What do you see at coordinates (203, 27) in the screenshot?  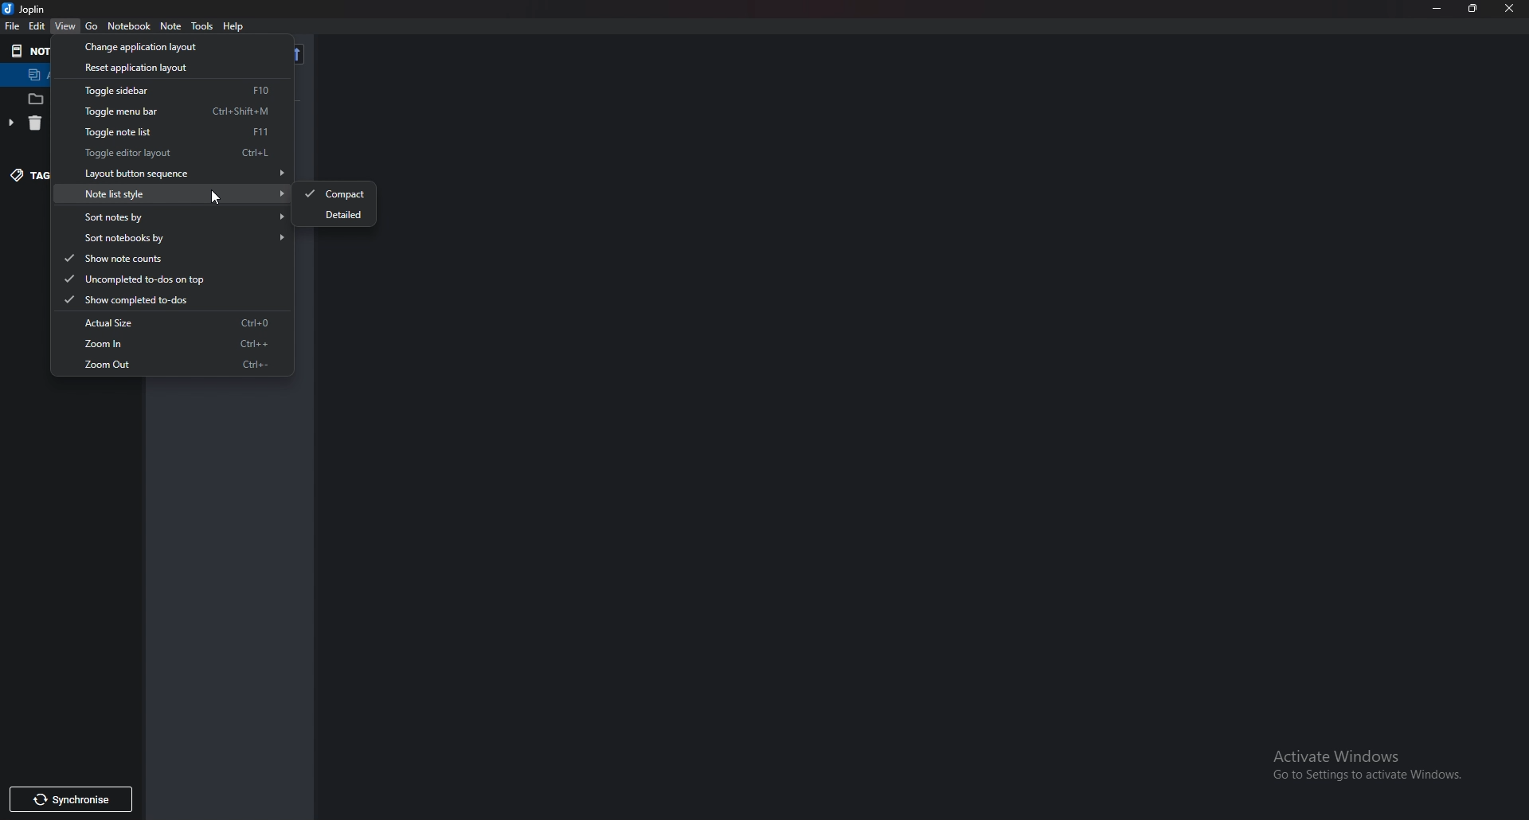 I see `tools` at bounding box center [203, 27].